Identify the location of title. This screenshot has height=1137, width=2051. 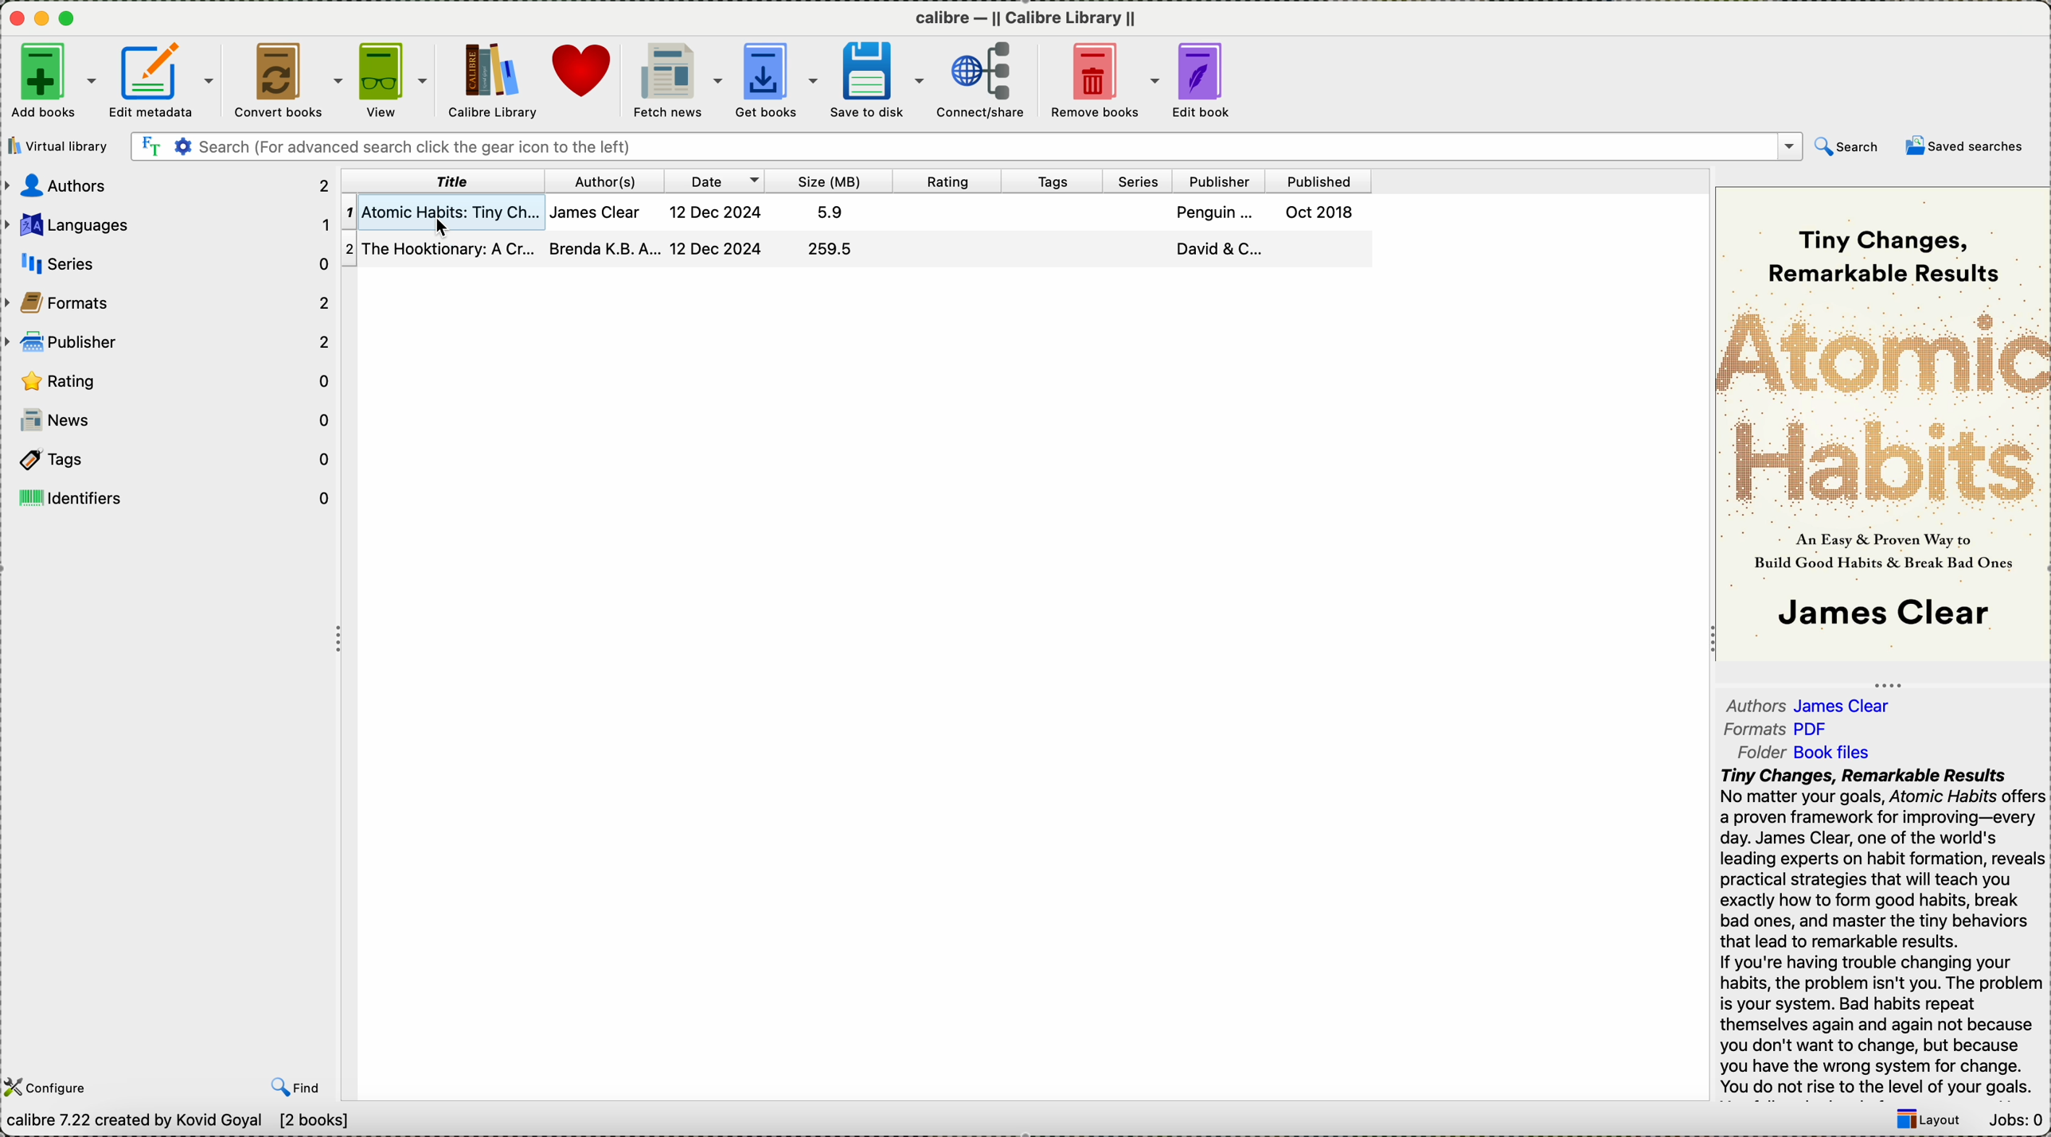
(443, 181).